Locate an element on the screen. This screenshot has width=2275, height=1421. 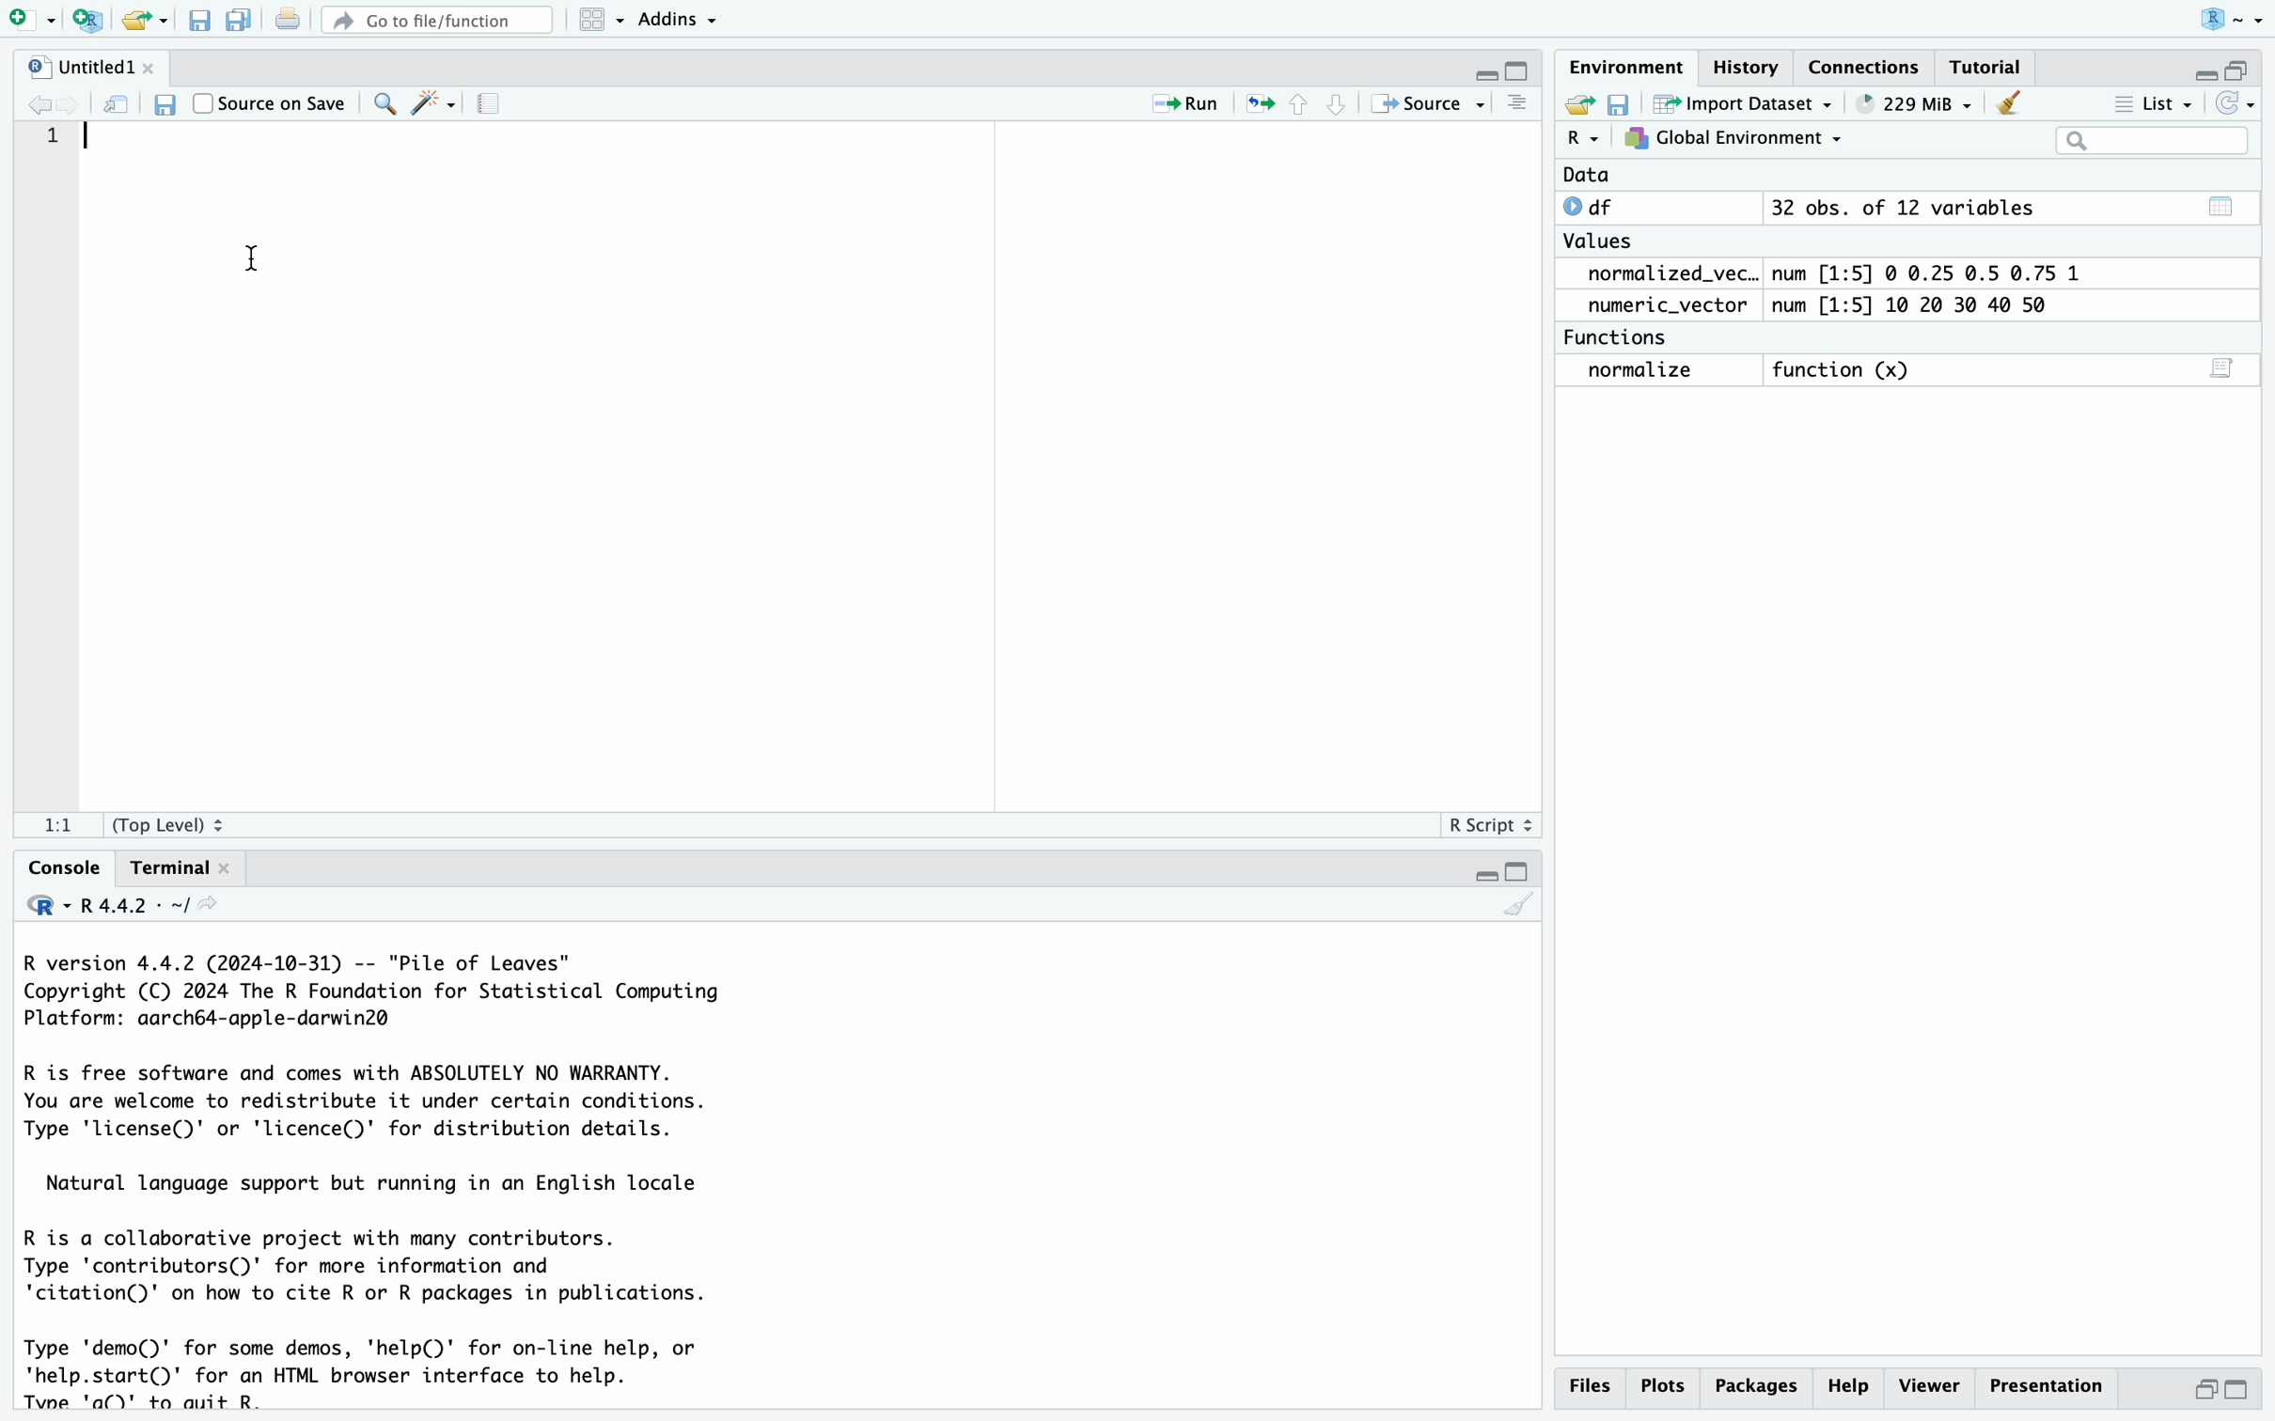
print the current file is located at coordinates (290, 20).